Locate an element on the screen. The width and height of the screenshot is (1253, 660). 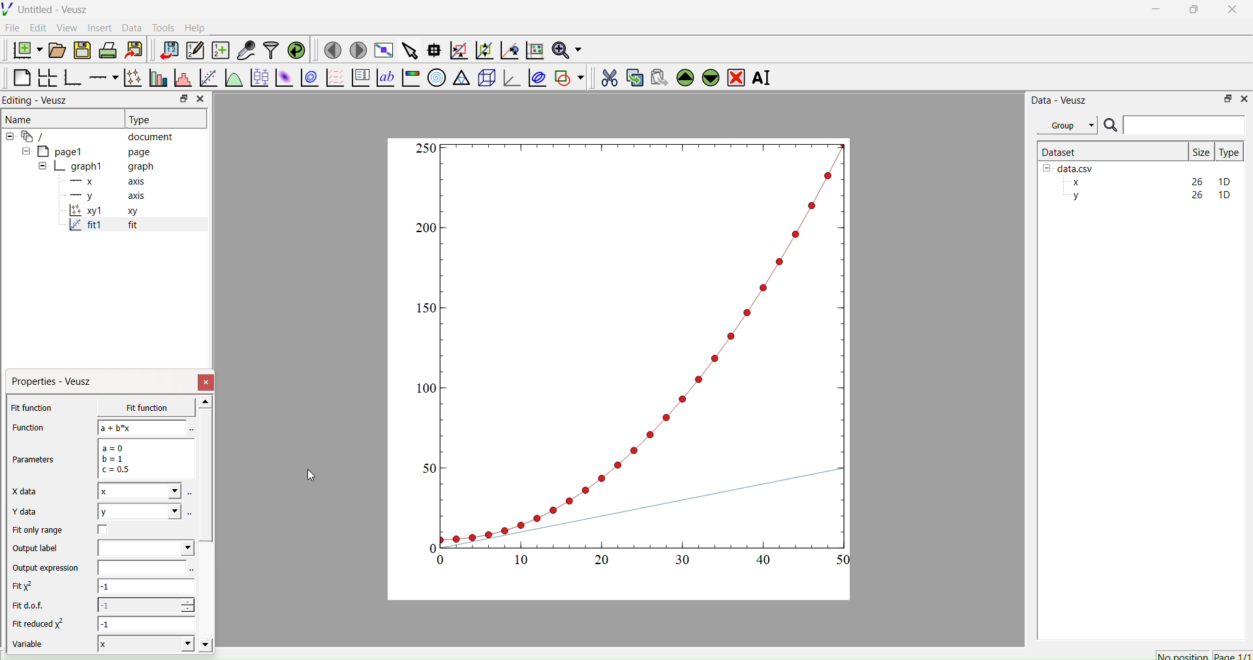
Restore down is located at coordinates (181, 100).